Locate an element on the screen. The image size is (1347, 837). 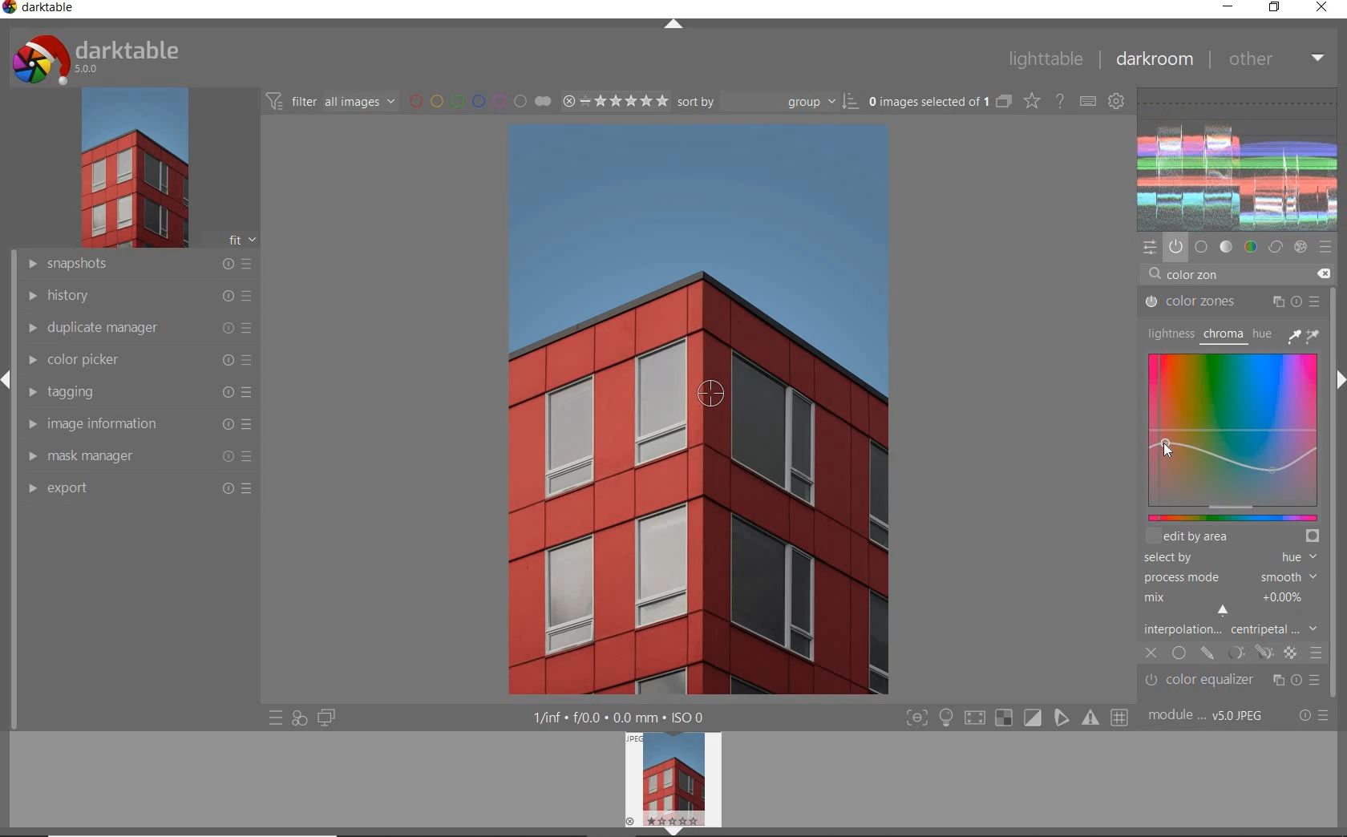
other is located at coordinates (1276, 58).